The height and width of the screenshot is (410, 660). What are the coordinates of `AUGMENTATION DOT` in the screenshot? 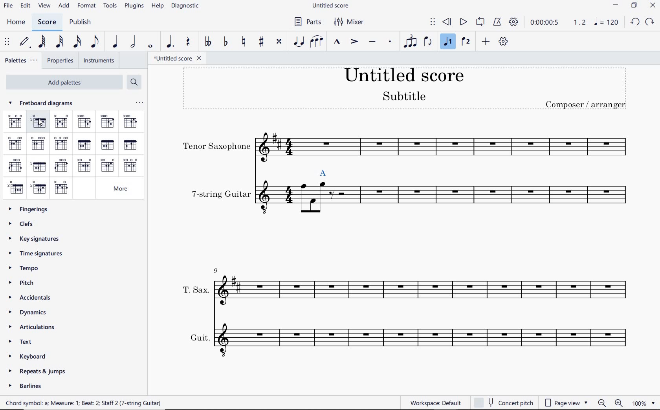 It's located at (170, 42).